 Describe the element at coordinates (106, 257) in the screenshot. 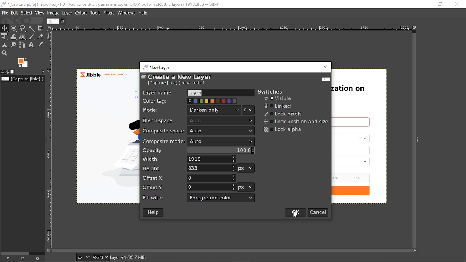

I see `Zoom options` at that location.